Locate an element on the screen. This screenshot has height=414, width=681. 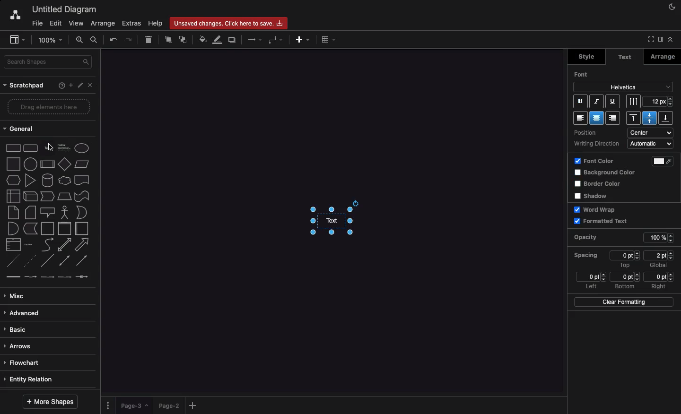
View is located at coordinates (75, 22).